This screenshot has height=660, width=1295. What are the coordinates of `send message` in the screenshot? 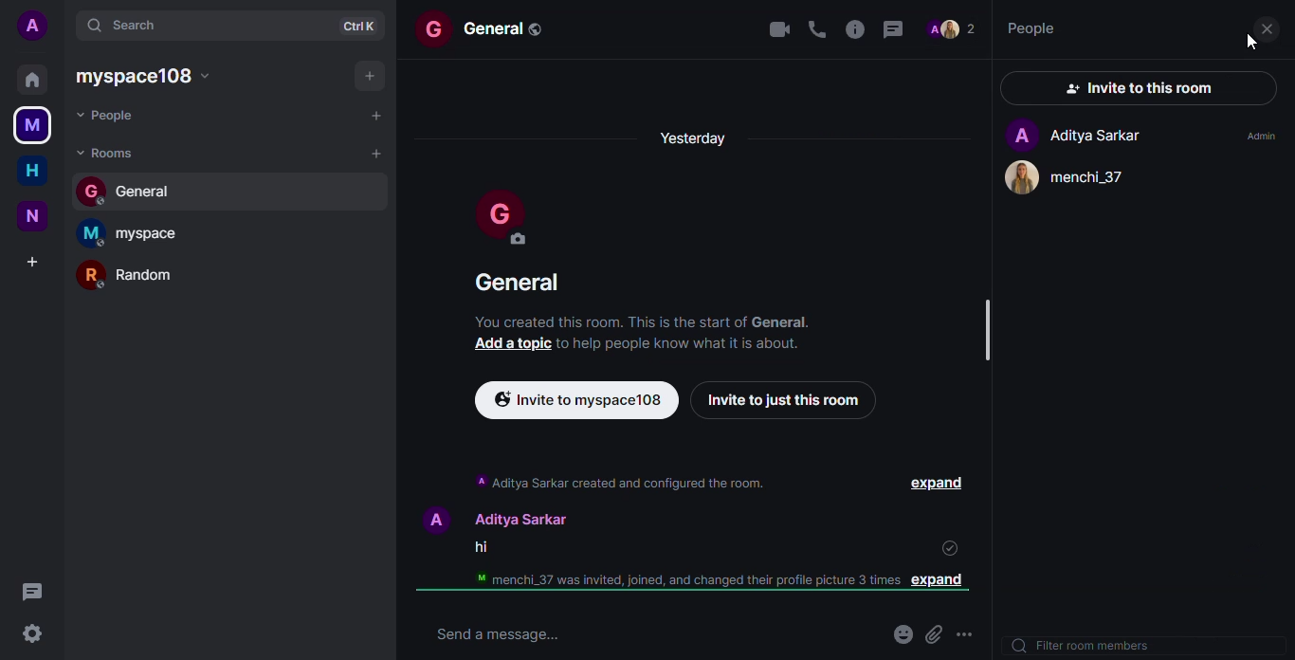 It's located at (520, 633).